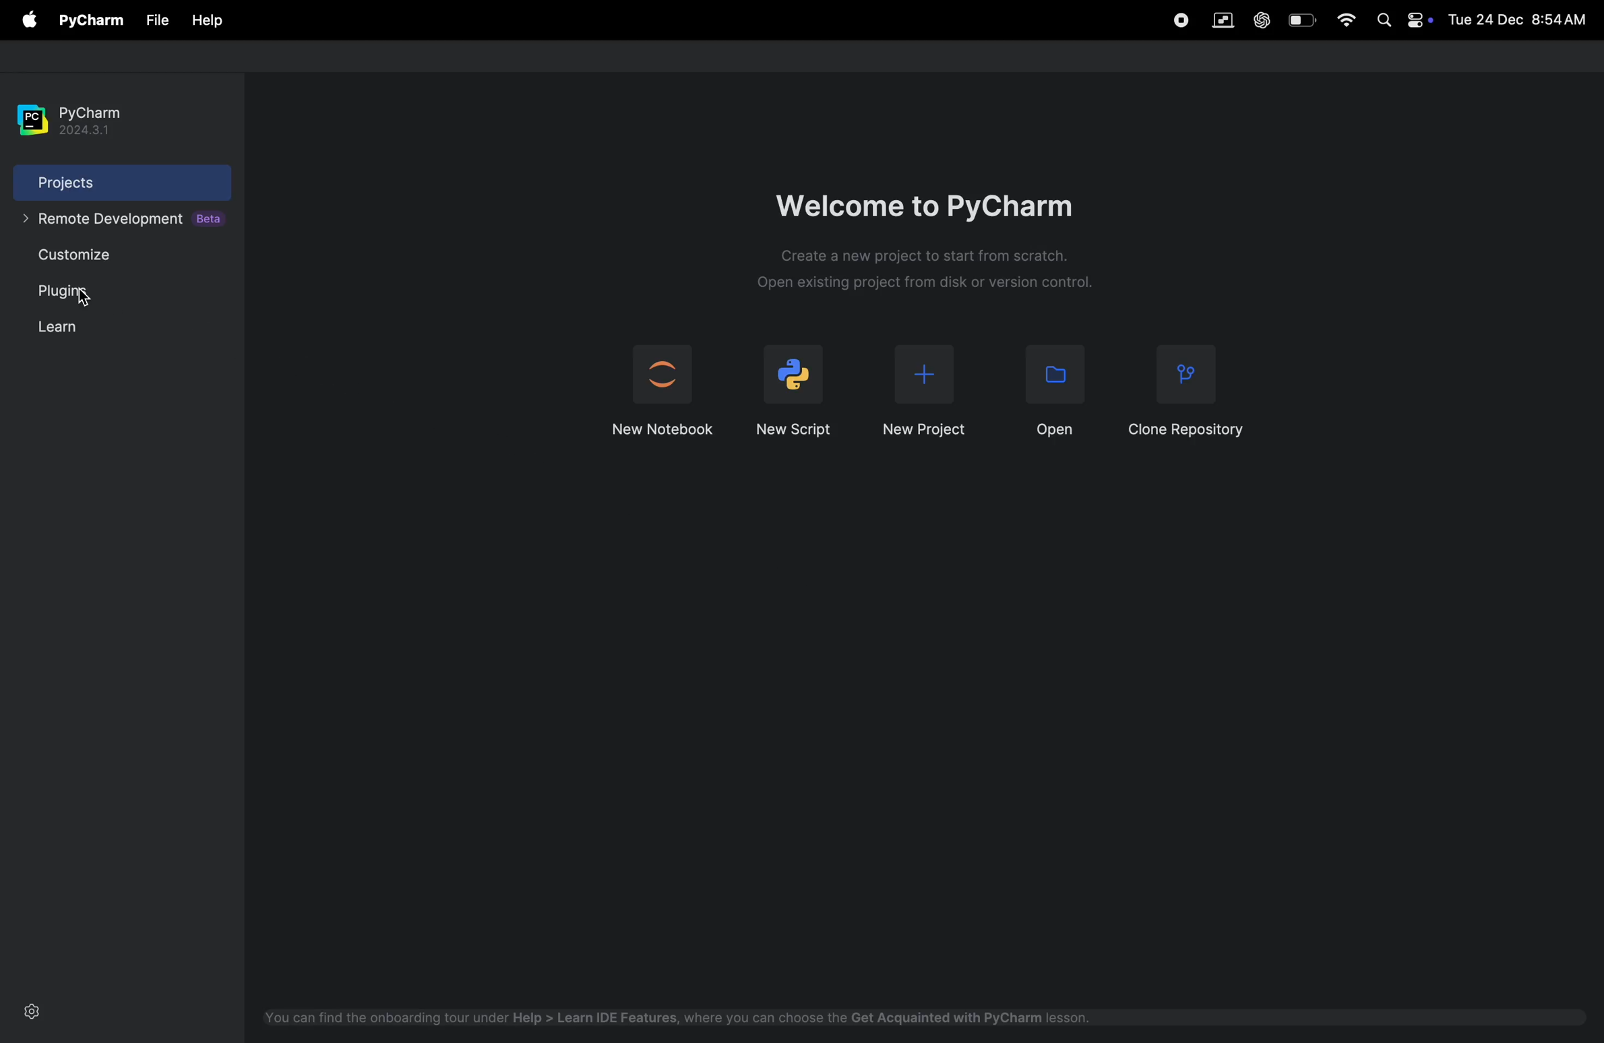 This screenshot has height=1043, width=1604. What do you see at coordinates (1258, 18) in the screenshot?
I see `chatgpt` at bounding box center [1258, 18].